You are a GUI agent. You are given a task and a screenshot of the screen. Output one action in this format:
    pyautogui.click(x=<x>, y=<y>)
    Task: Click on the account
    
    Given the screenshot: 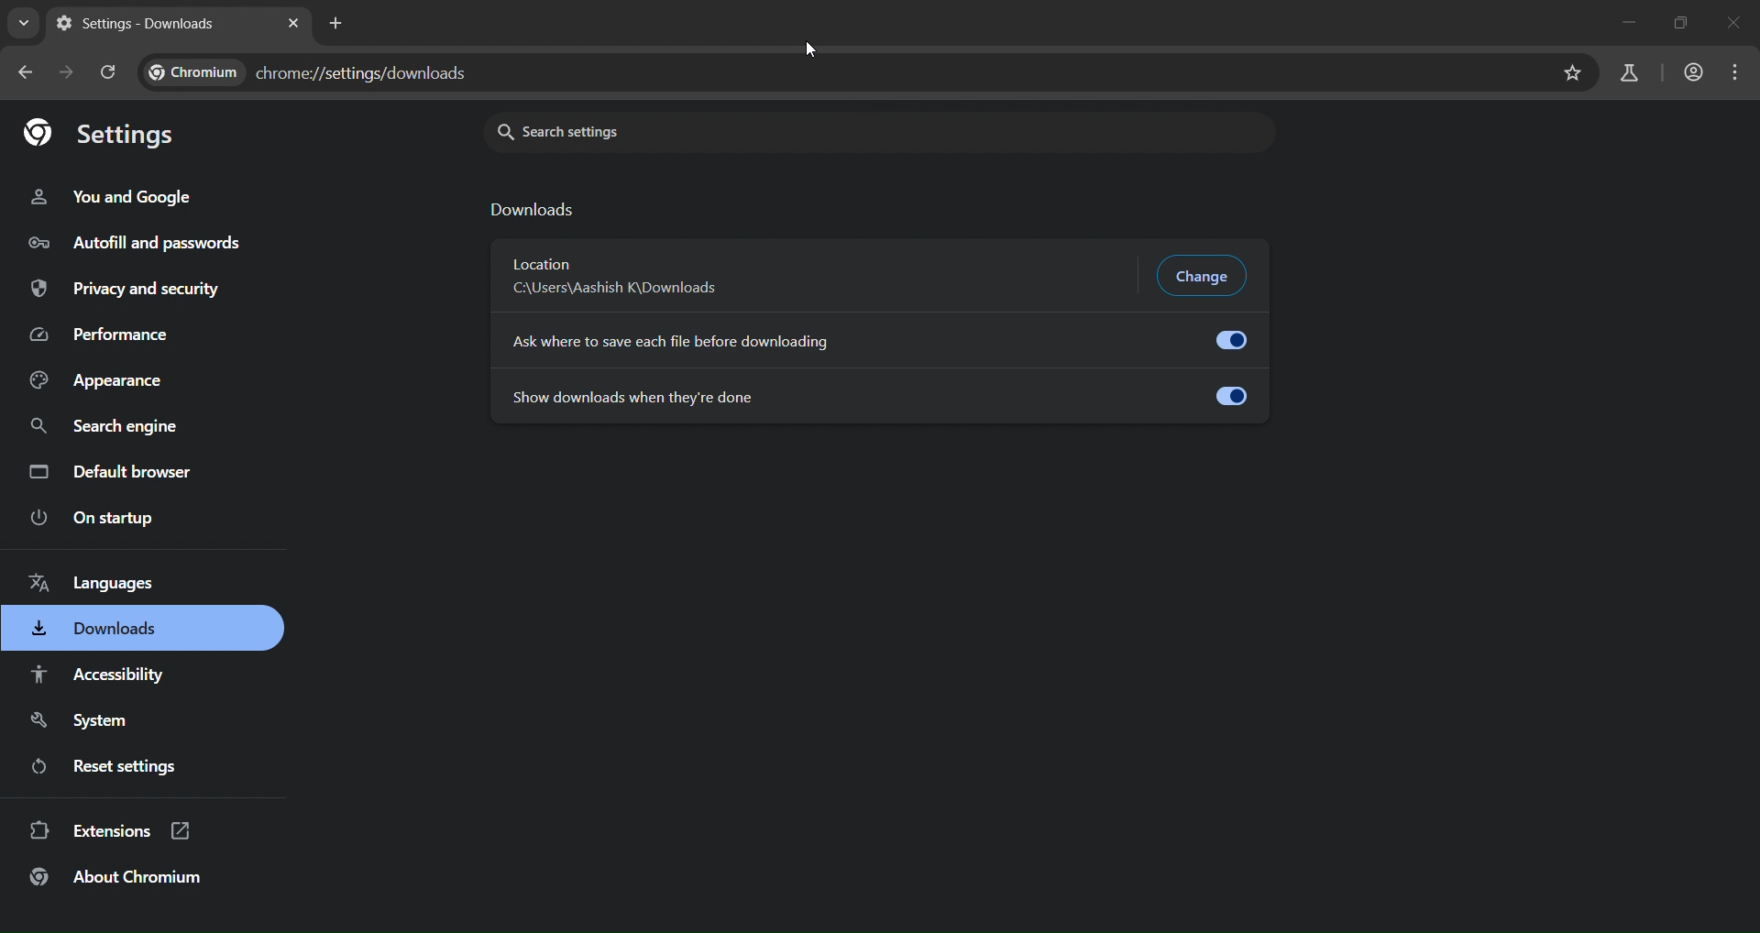 What is the action you would take?
    pyautogui.click(x=1690, y=71)
    